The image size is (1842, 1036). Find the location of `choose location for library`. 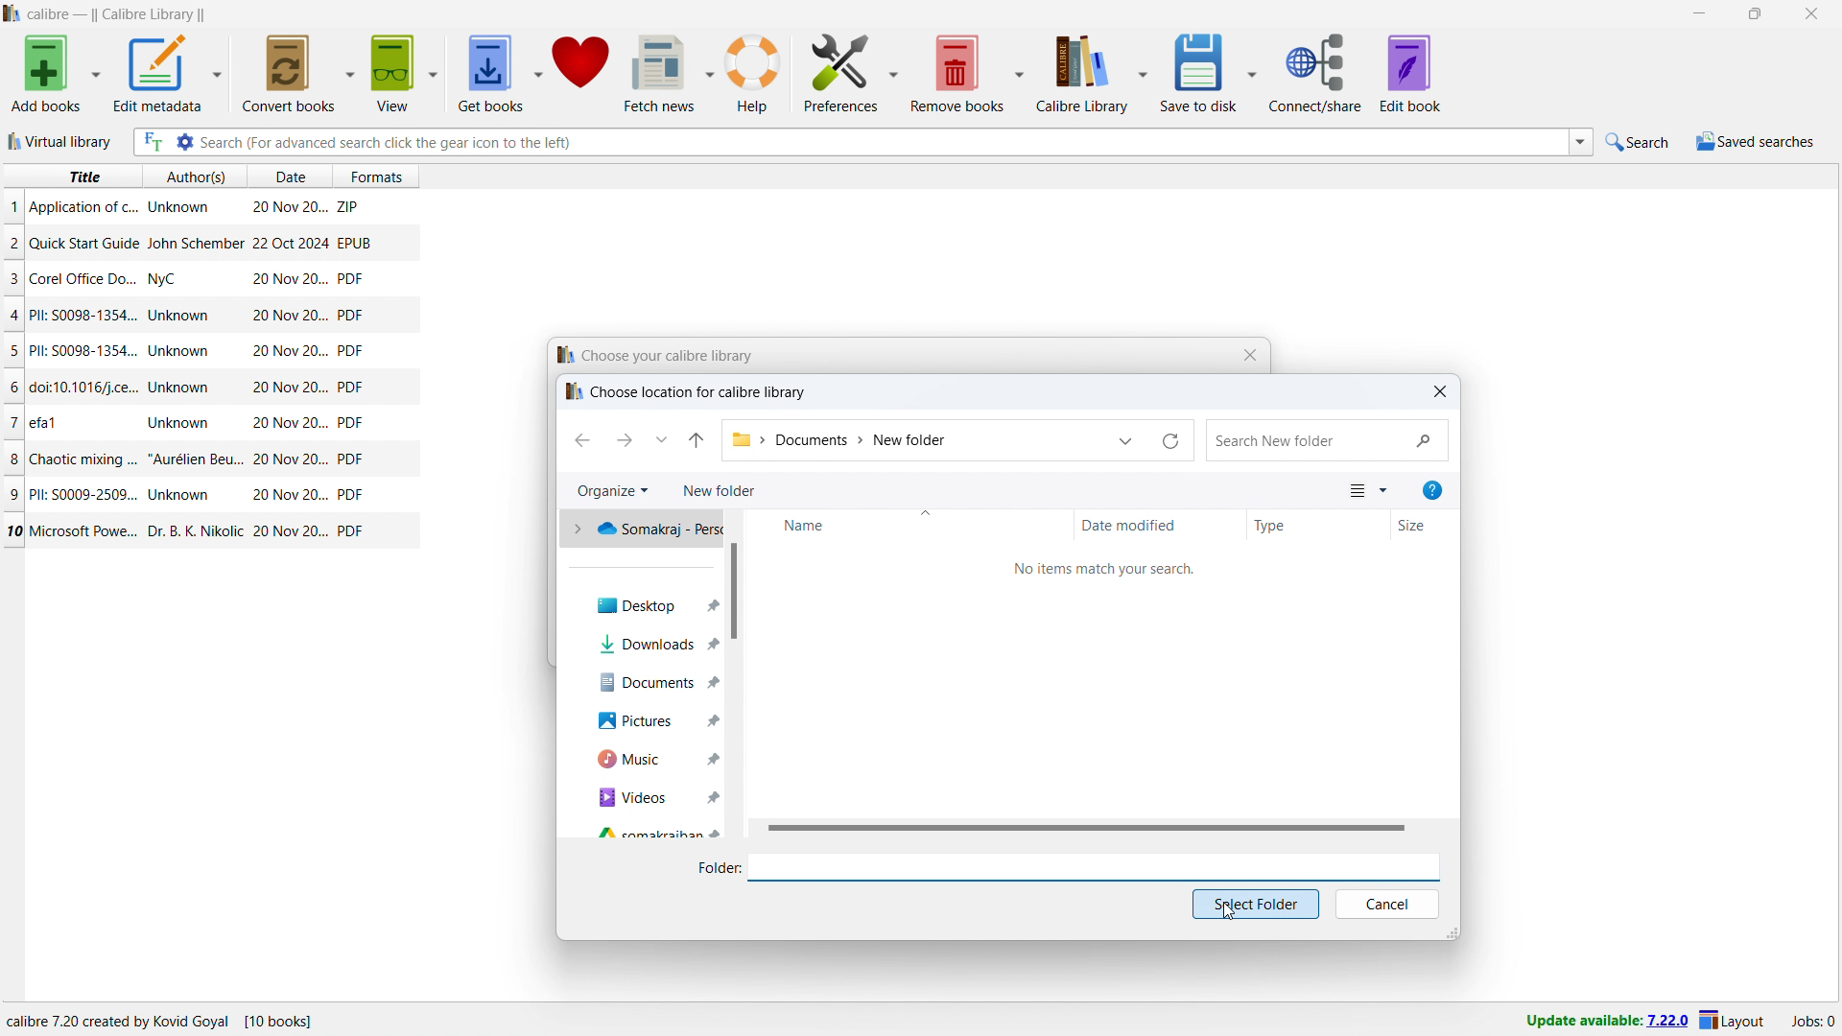

choose location for library is located at coordinates (688, 392).